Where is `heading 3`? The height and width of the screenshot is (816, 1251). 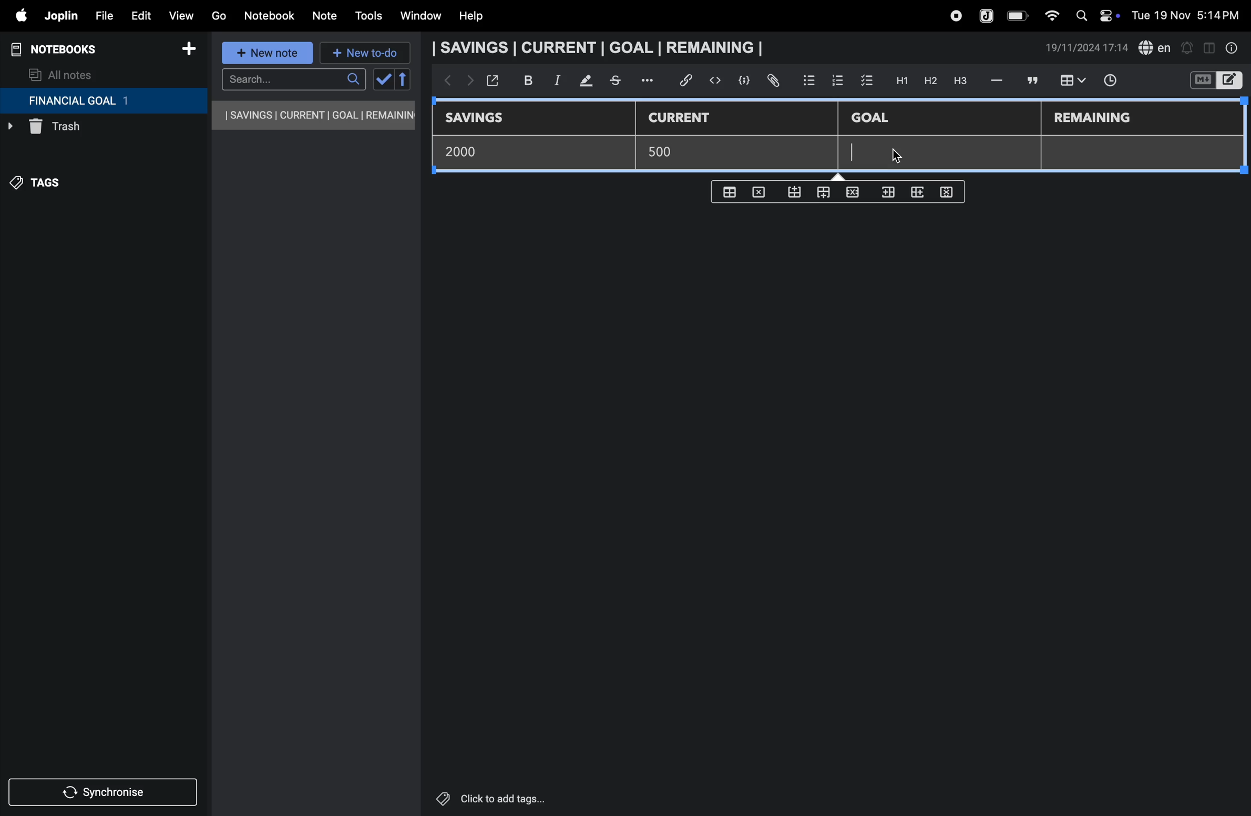
heading 3 is located at coordinates (960, 81).